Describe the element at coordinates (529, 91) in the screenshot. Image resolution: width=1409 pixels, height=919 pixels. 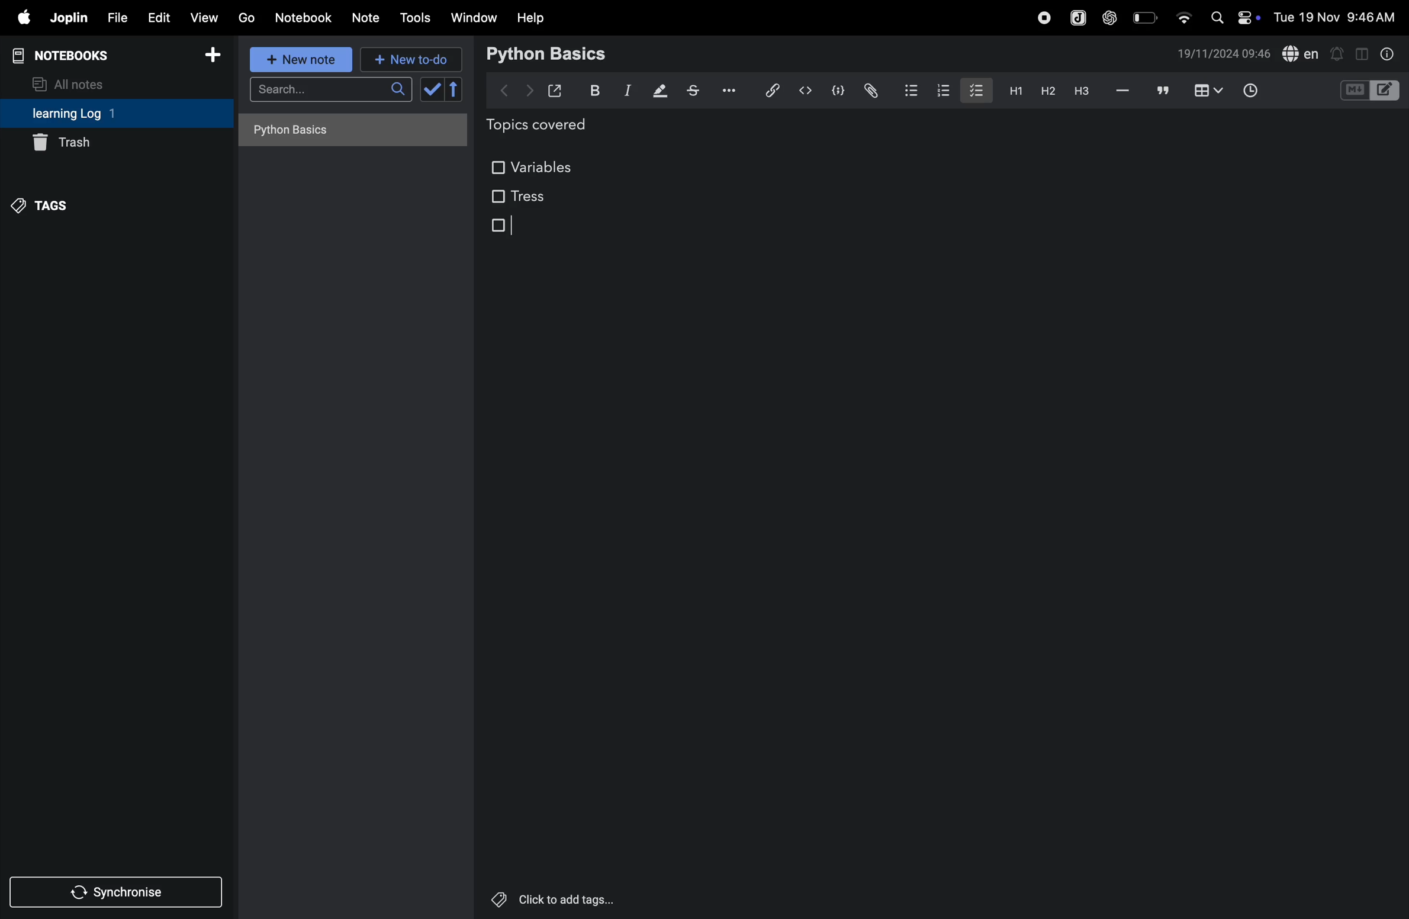
I see `forward` at that location.